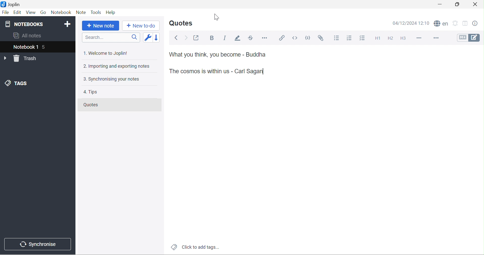 The image size is (484, 255). Describe the element at coordinates (31, 12) in the screenshot. I see `View` at that location.